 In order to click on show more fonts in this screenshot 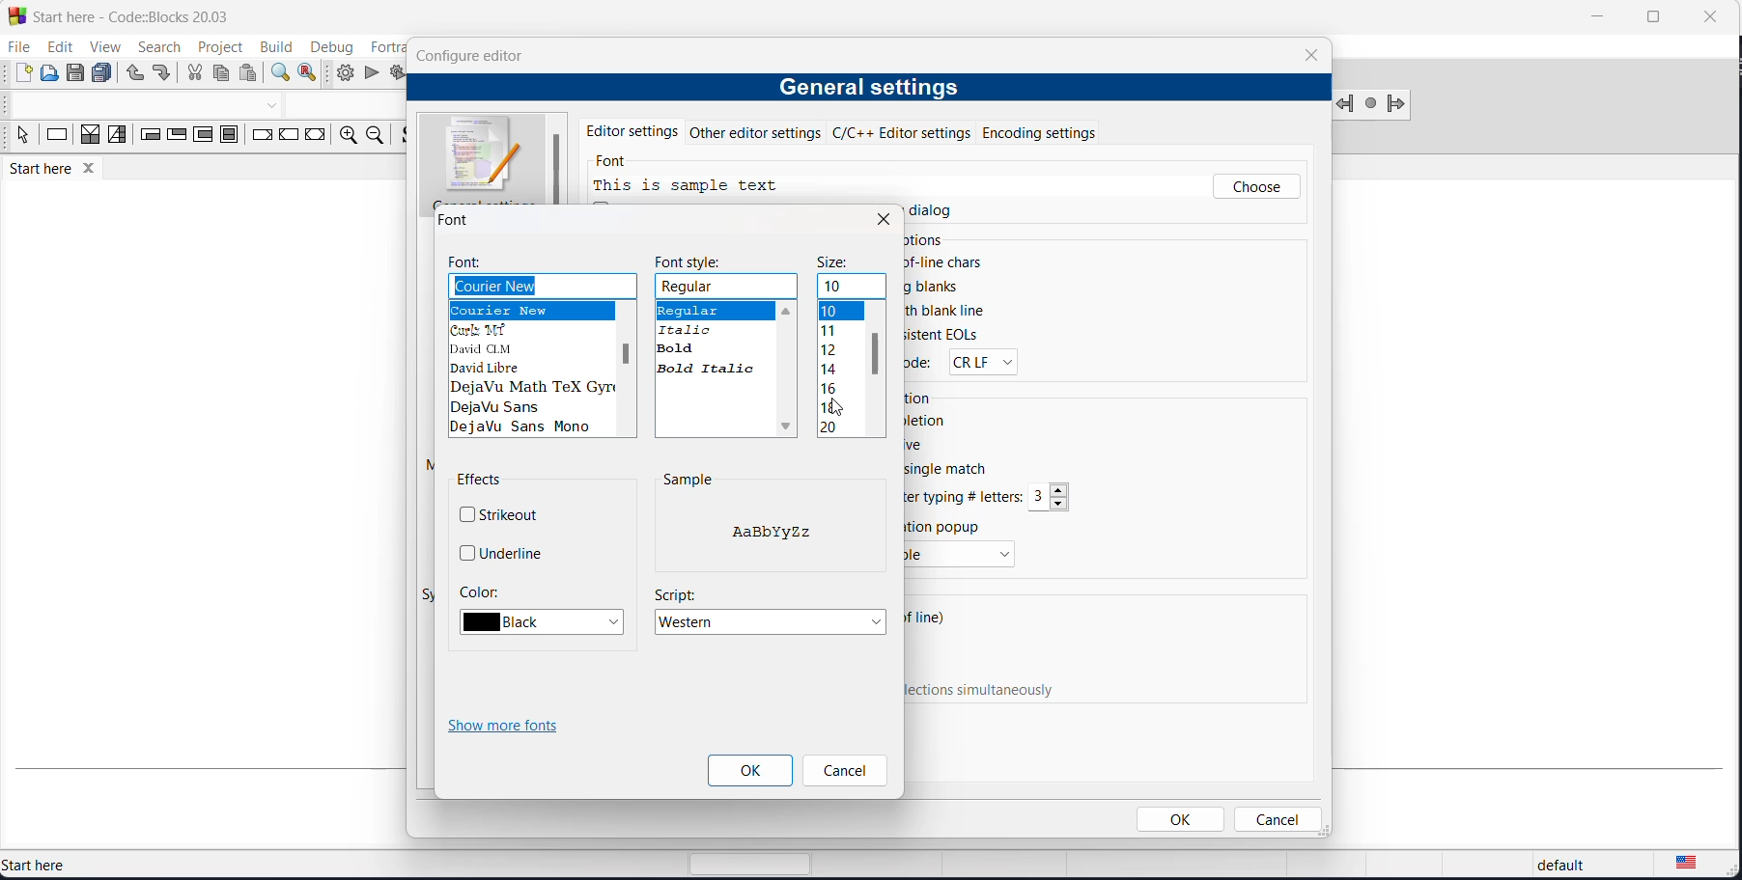, I will do `click(508, 728)`.